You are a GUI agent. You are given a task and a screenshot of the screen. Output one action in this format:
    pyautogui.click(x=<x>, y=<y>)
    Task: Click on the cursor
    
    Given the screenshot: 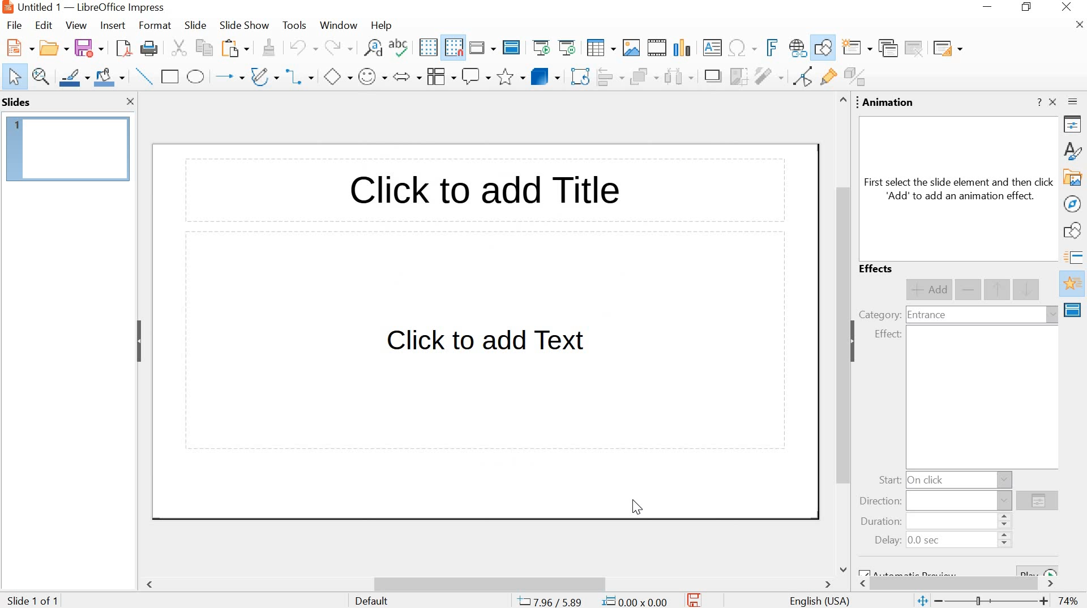 What is the action you would take?
    pyautogui.click(x=637, y=506)
    